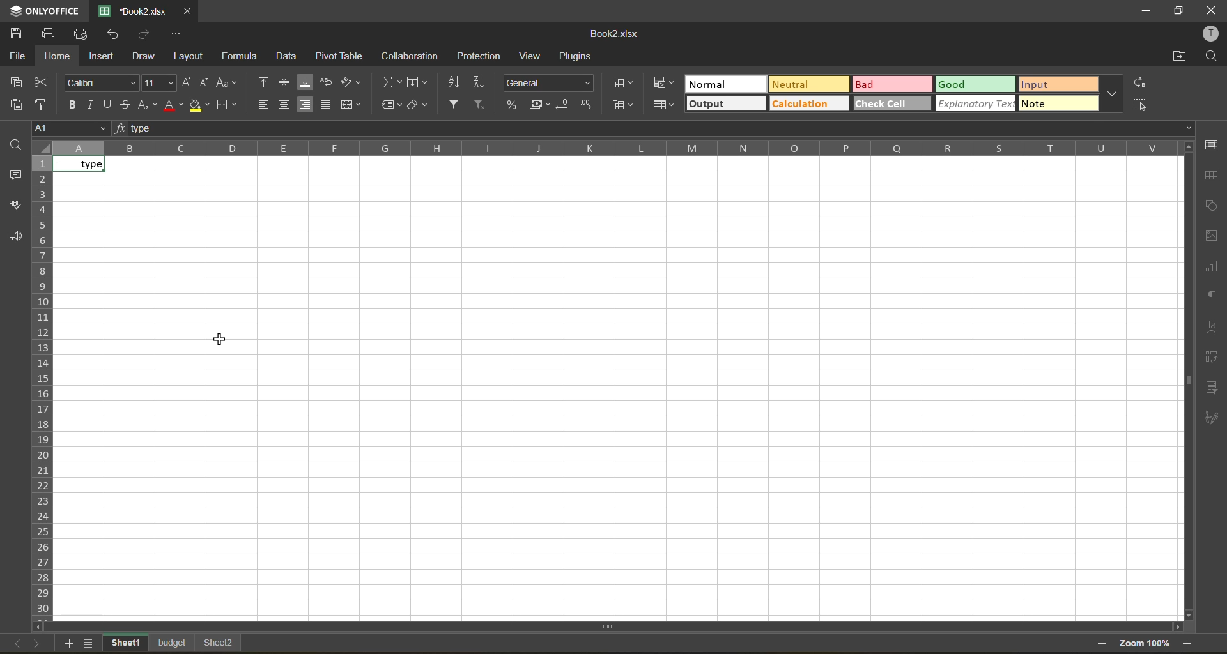  What do you see at coordinates (265, 84) in the screenshot?
I see `align top` at bounding box center [265, 84].